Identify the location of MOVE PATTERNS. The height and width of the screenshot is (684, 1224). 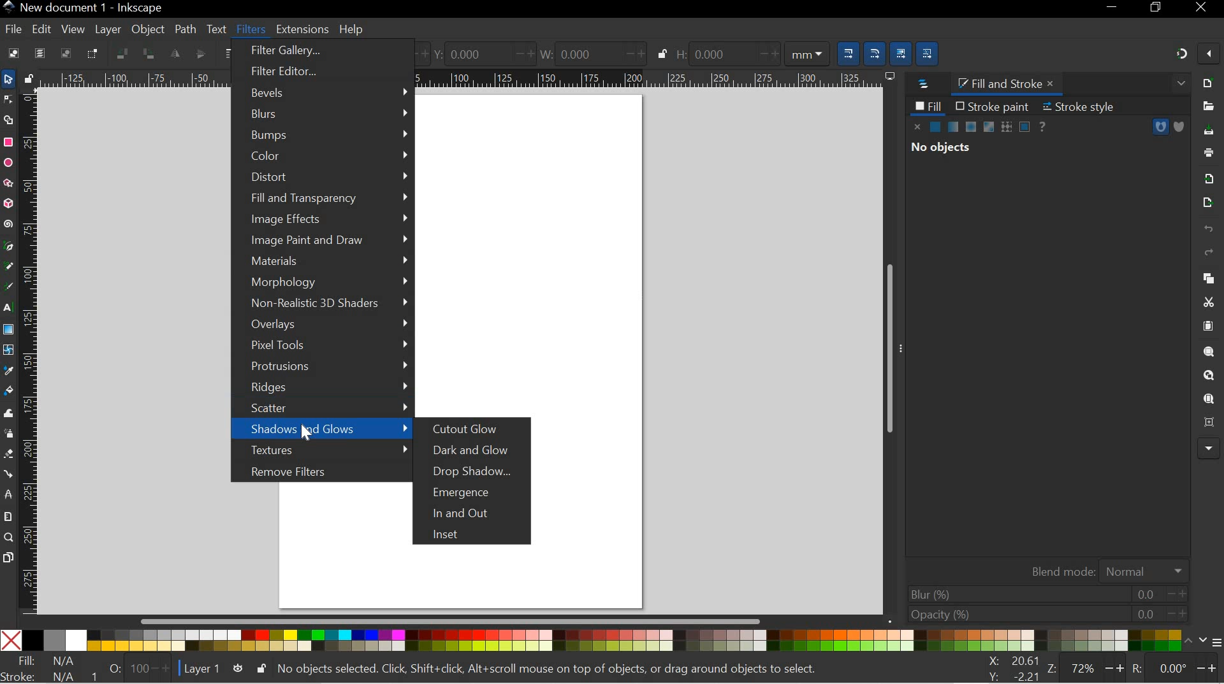
(929, 52).